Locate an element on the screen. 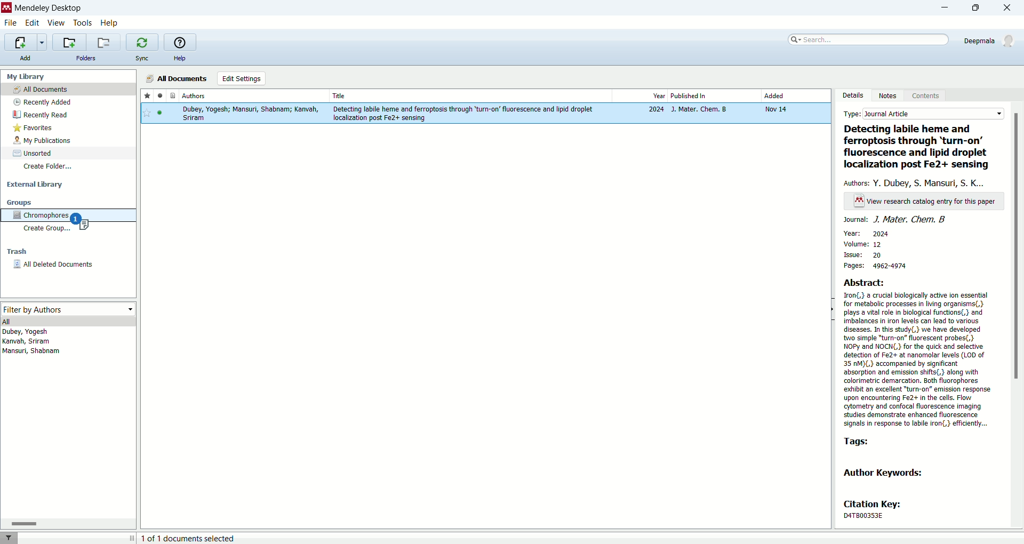 This screenshot has height=544, width=1024. import is located at coordinates (26, 43).